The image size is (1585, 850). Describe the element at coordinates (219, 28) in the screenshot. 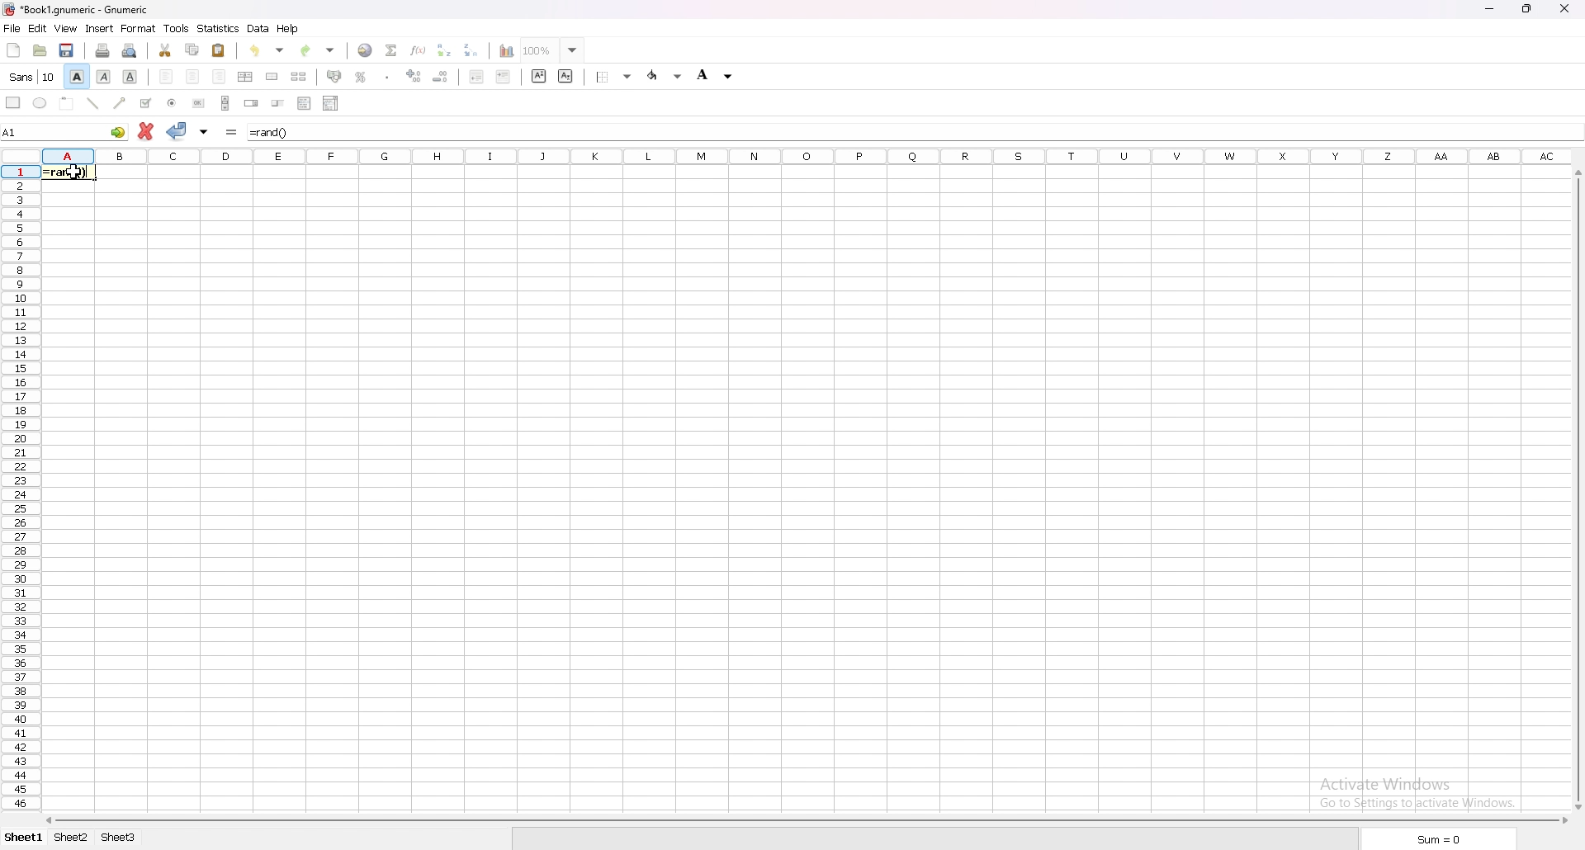

I see `statistics` at that location.